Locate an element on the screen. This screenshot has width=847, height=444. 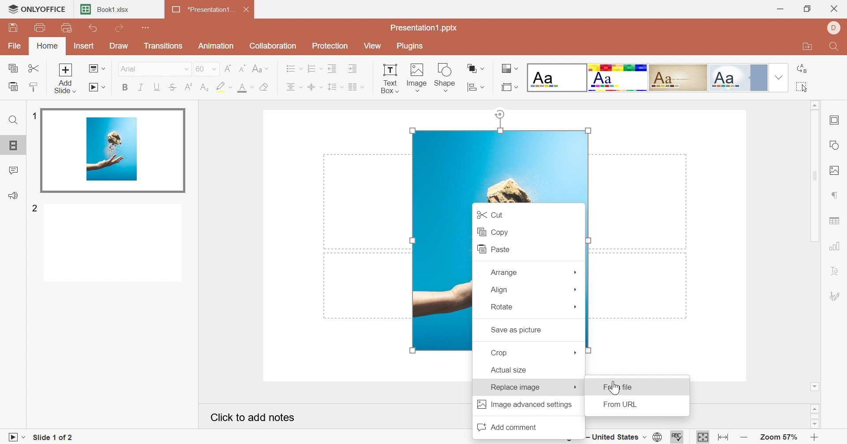
Plugins is located at coordinates (412, 46).